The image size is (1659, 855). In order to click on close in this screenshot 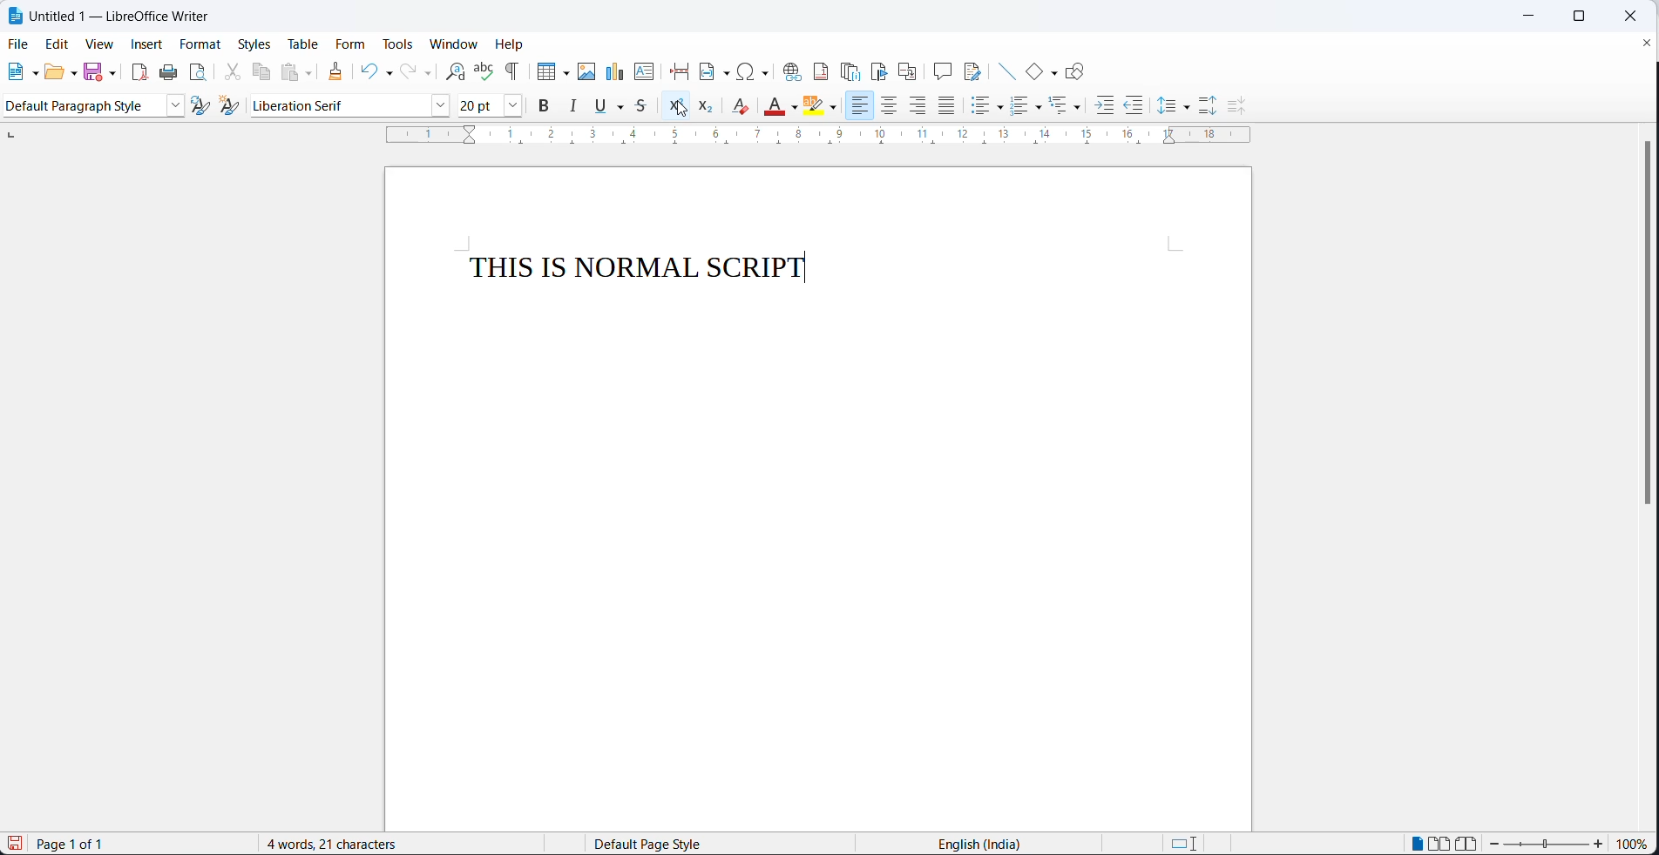, I will do `click(1629, 17)`.